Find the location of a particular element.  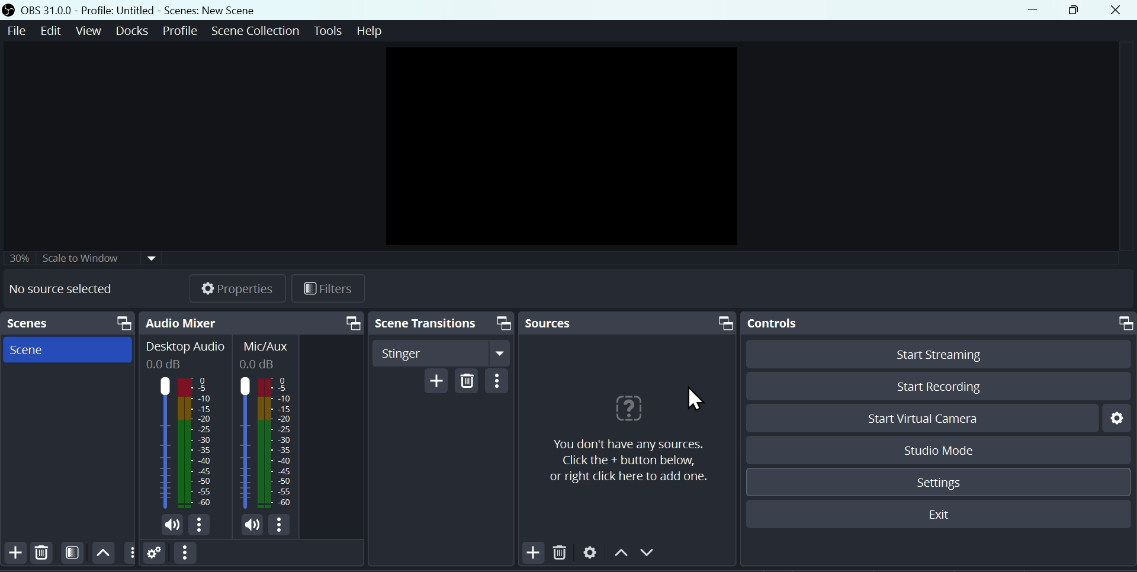

Properties is located at coordinates (242, 287).